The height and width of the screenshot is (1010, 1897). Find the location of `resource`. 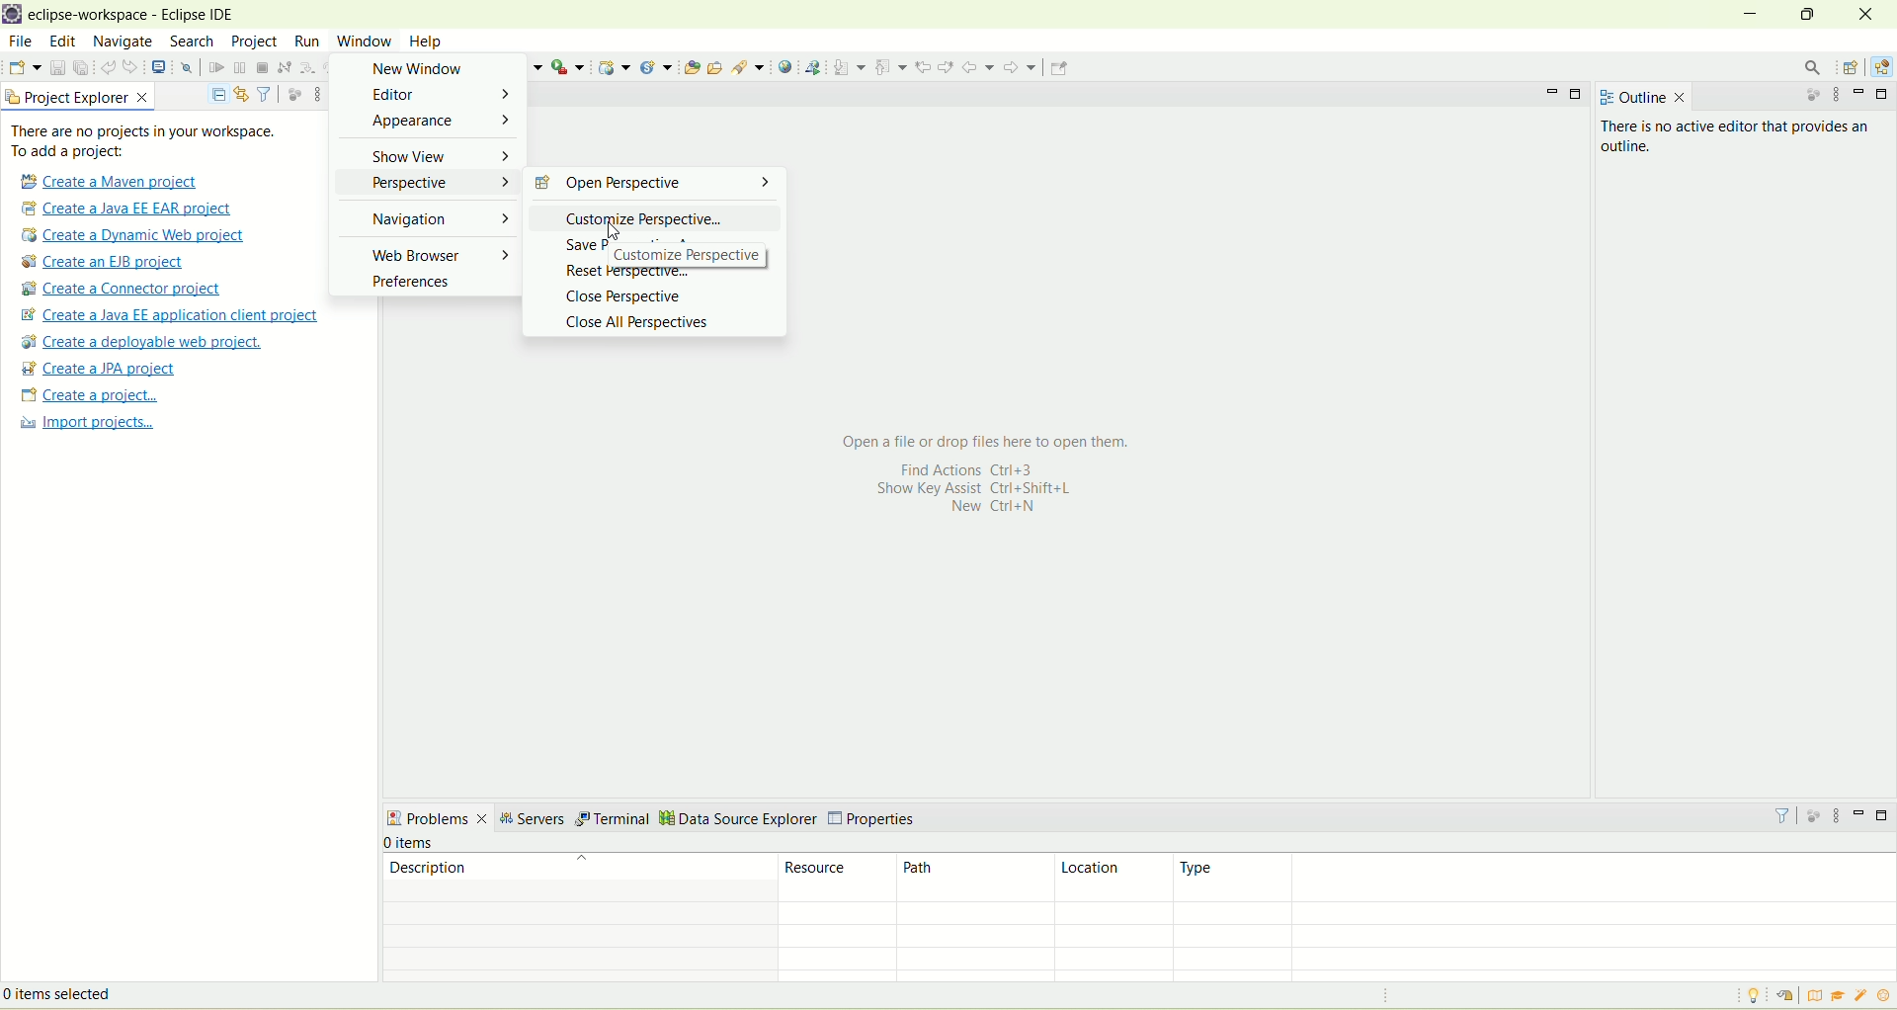

resource is located at coordinates (840, 877).